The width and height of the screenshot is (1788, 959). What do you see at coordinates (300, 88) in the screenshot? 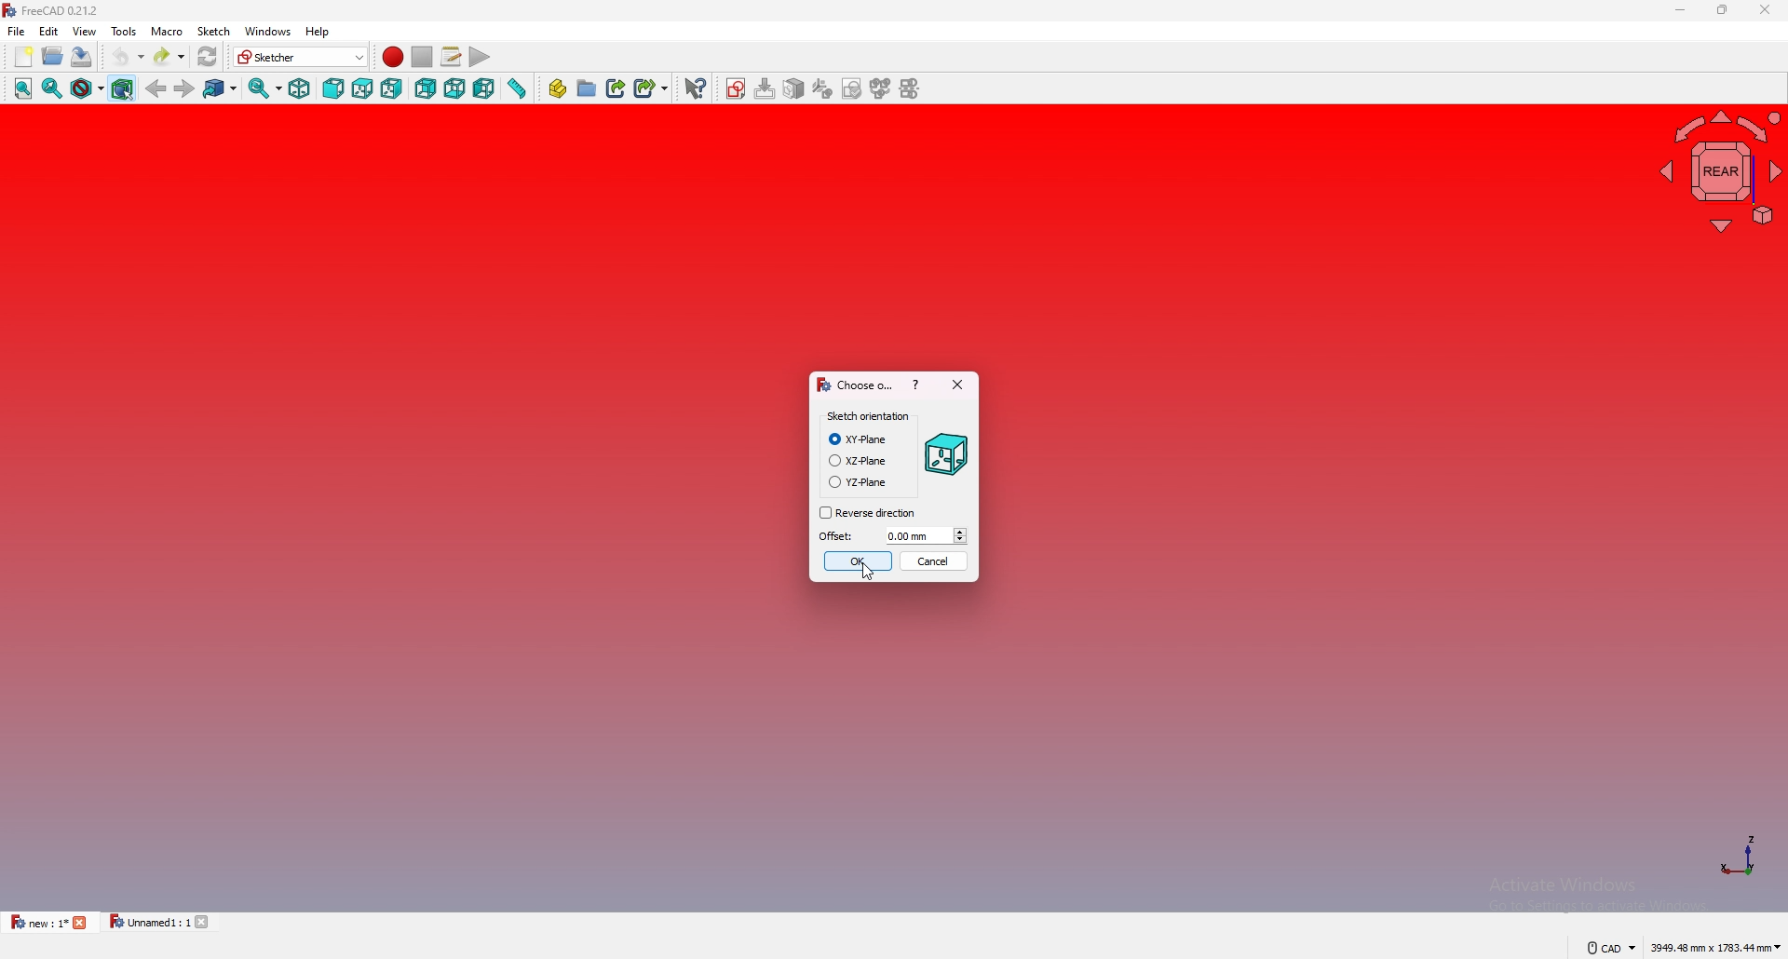
I see `isometric` at bounding box center [300, 88].